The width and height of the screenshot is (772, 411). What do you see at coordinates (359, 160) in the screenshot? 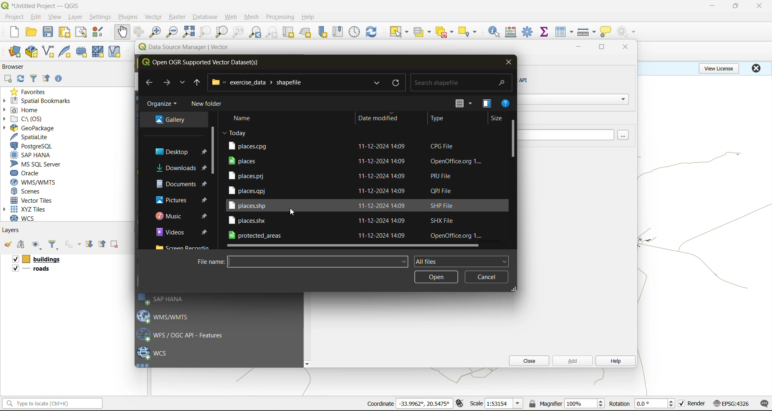
I see `file/folder names` at bounding box center [359, 160].